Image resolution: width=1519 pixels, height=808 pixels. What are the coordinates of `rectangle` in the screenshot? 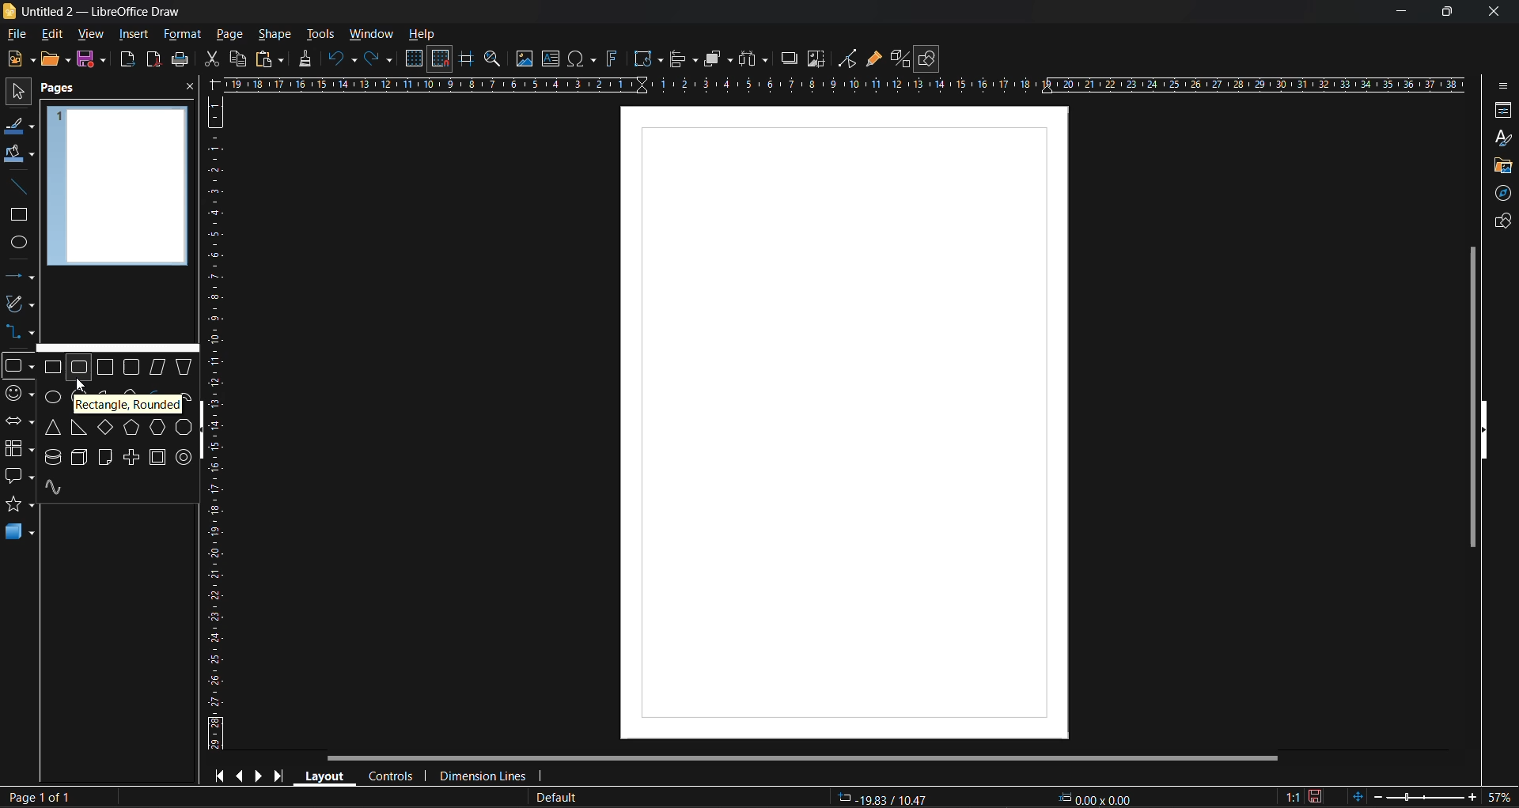 It's located at (55, 368).